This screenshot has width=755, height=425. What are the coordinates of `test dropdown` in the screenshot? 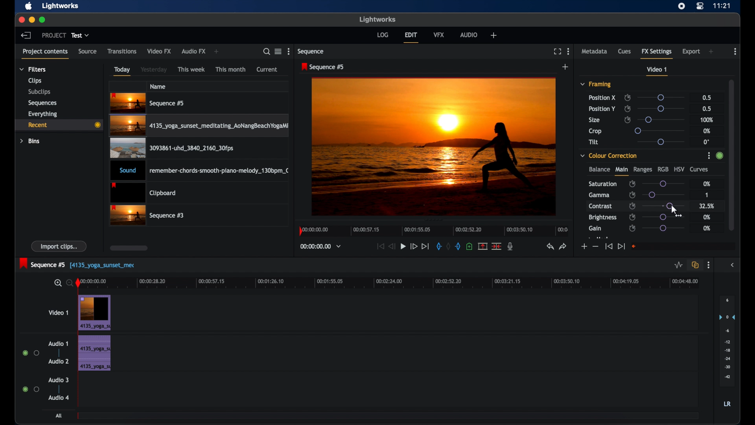 It's located at (80, 35).